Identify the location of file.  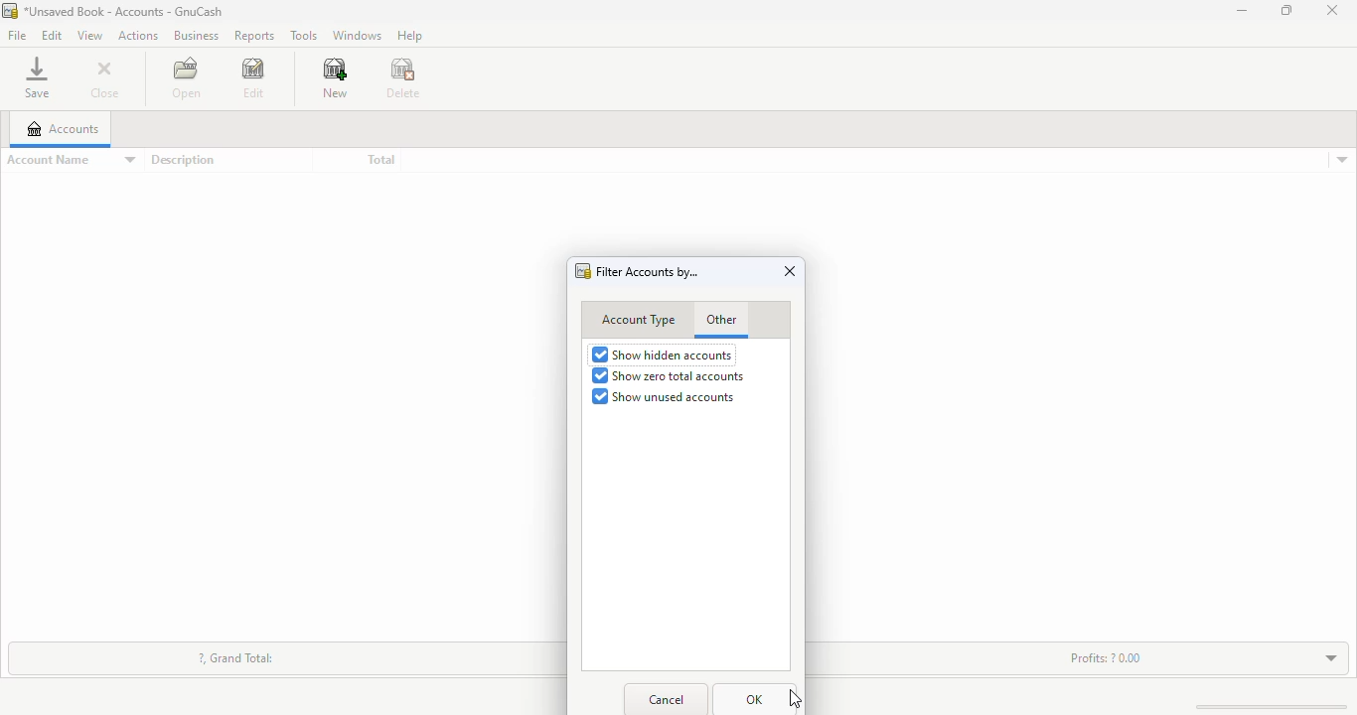
(16, 37).